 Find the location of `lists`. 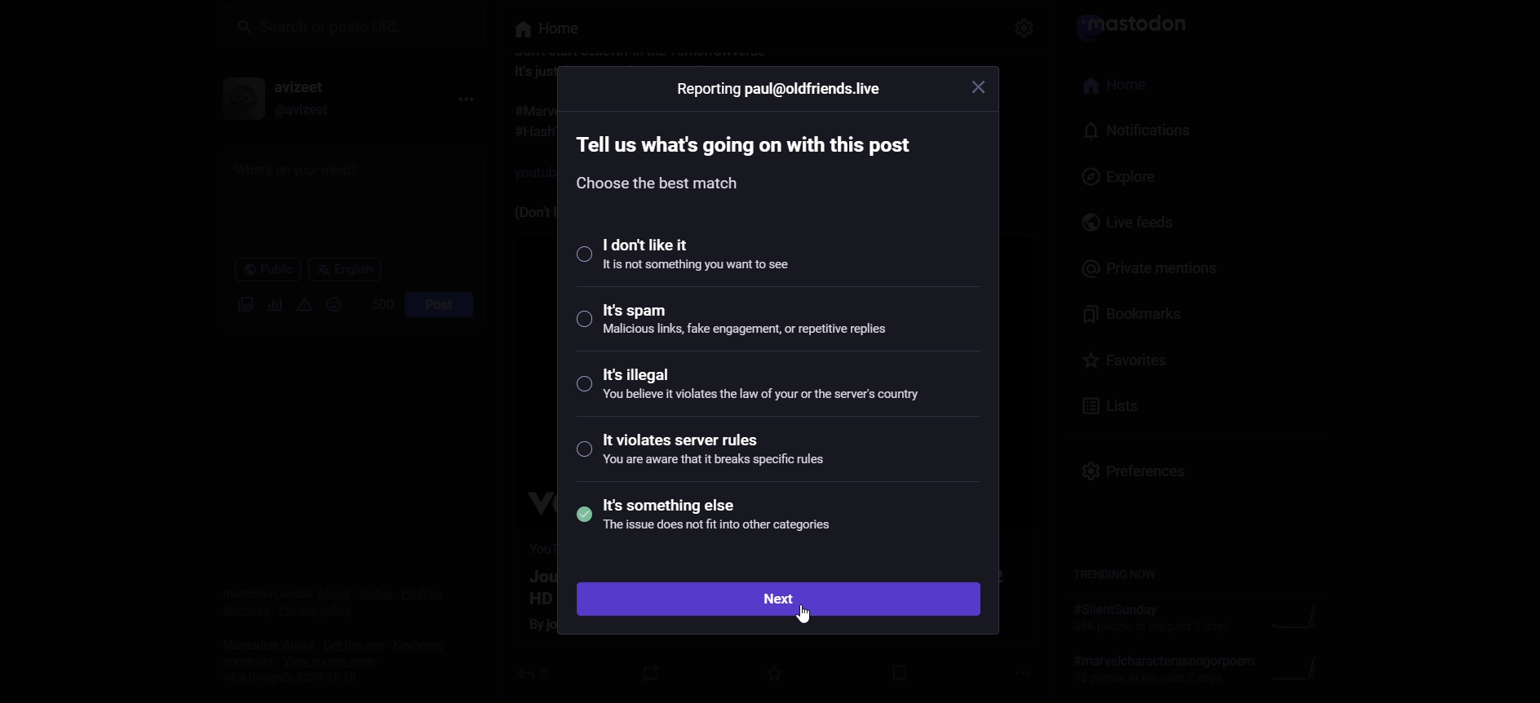

lists is located at coordinates (1106, 407).